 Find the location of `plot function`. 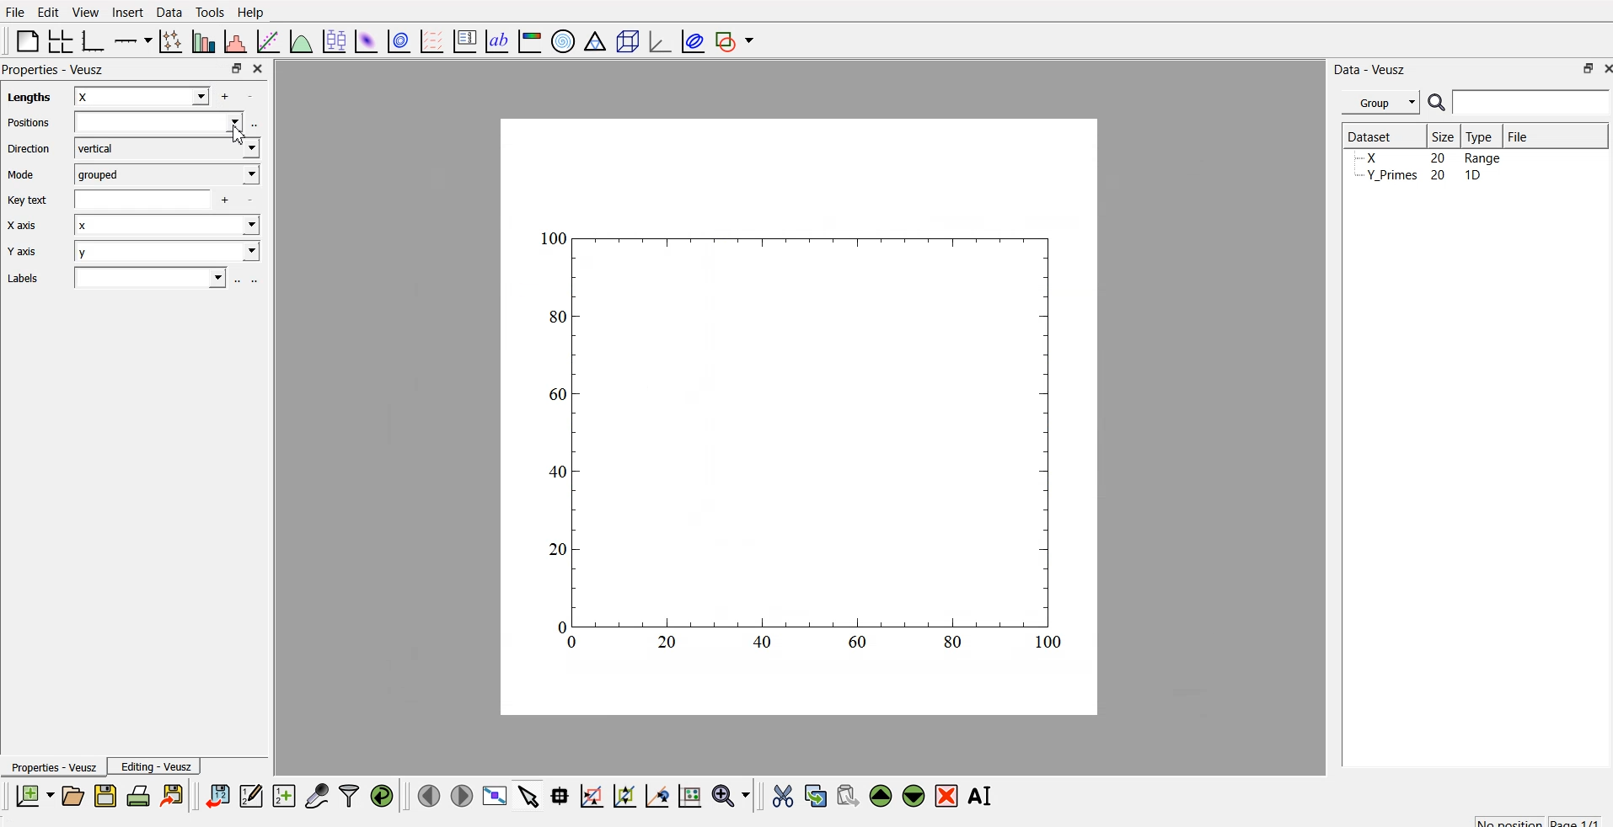

plot function is located at coordinates (299, 41).